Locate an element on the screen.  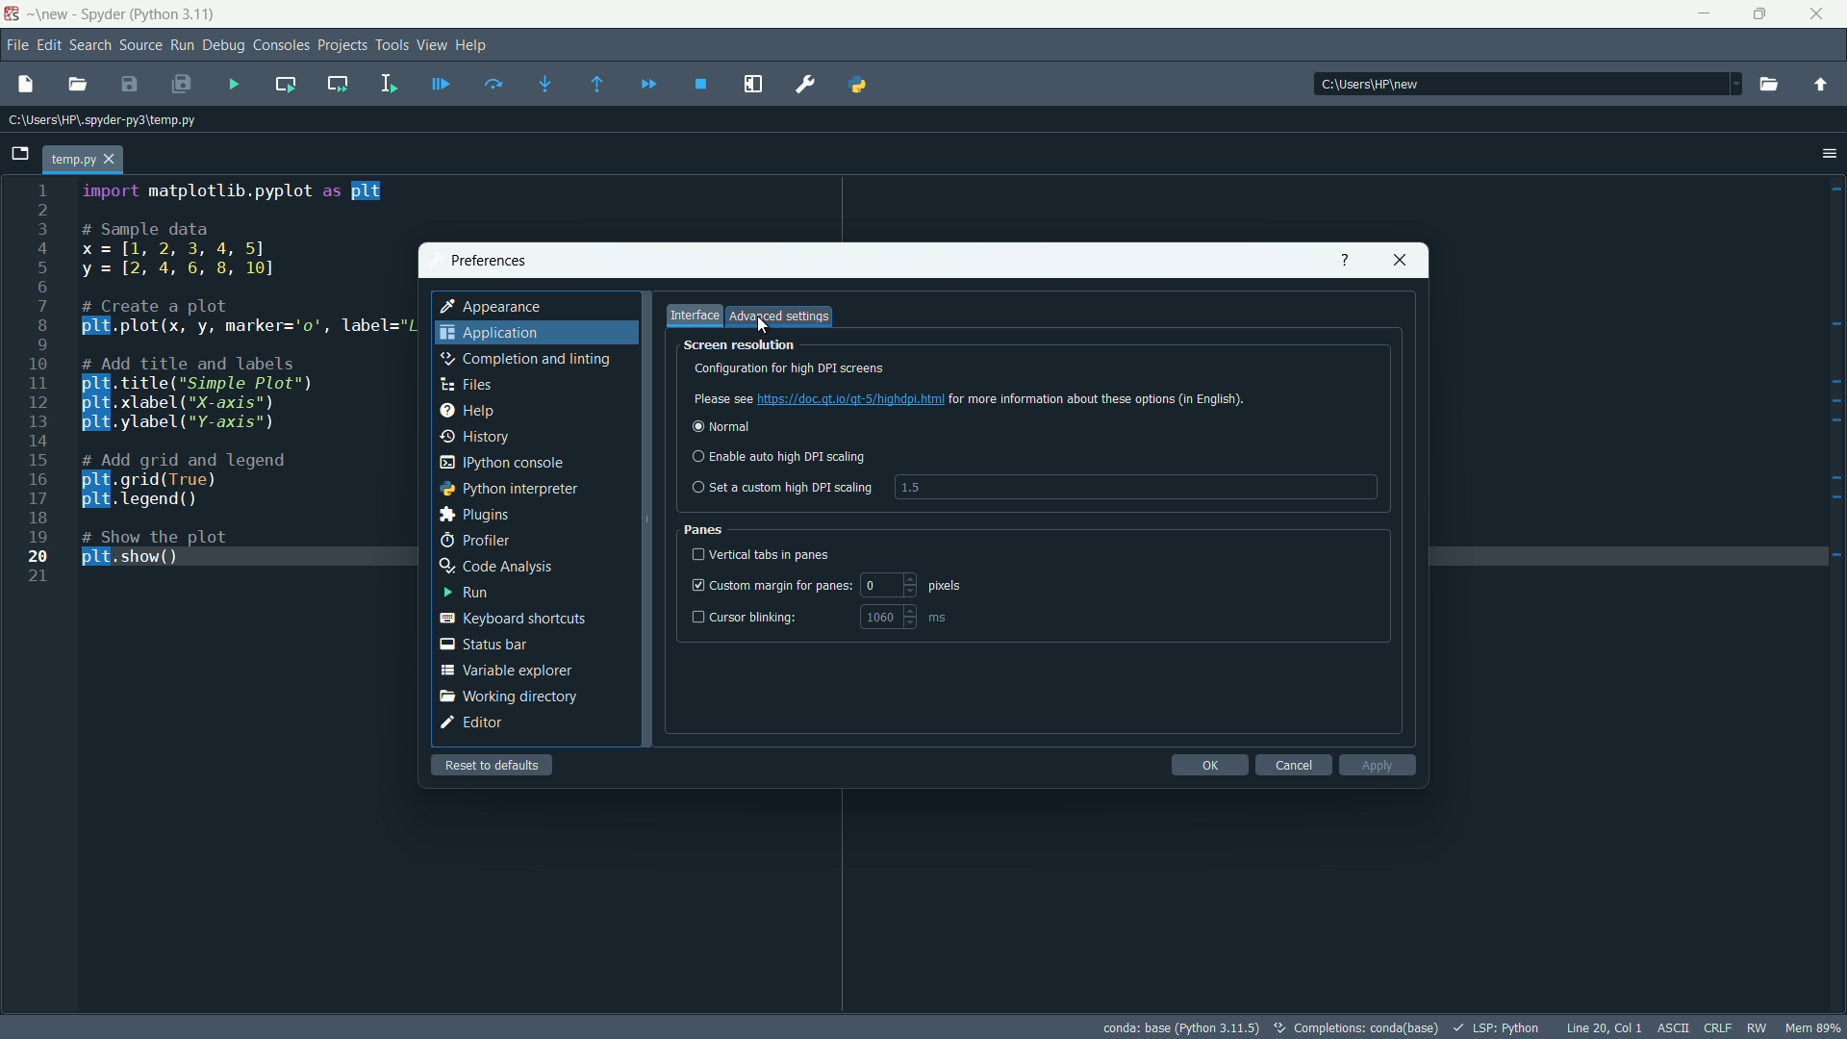
line numbers is located at coordinates (38, 384).